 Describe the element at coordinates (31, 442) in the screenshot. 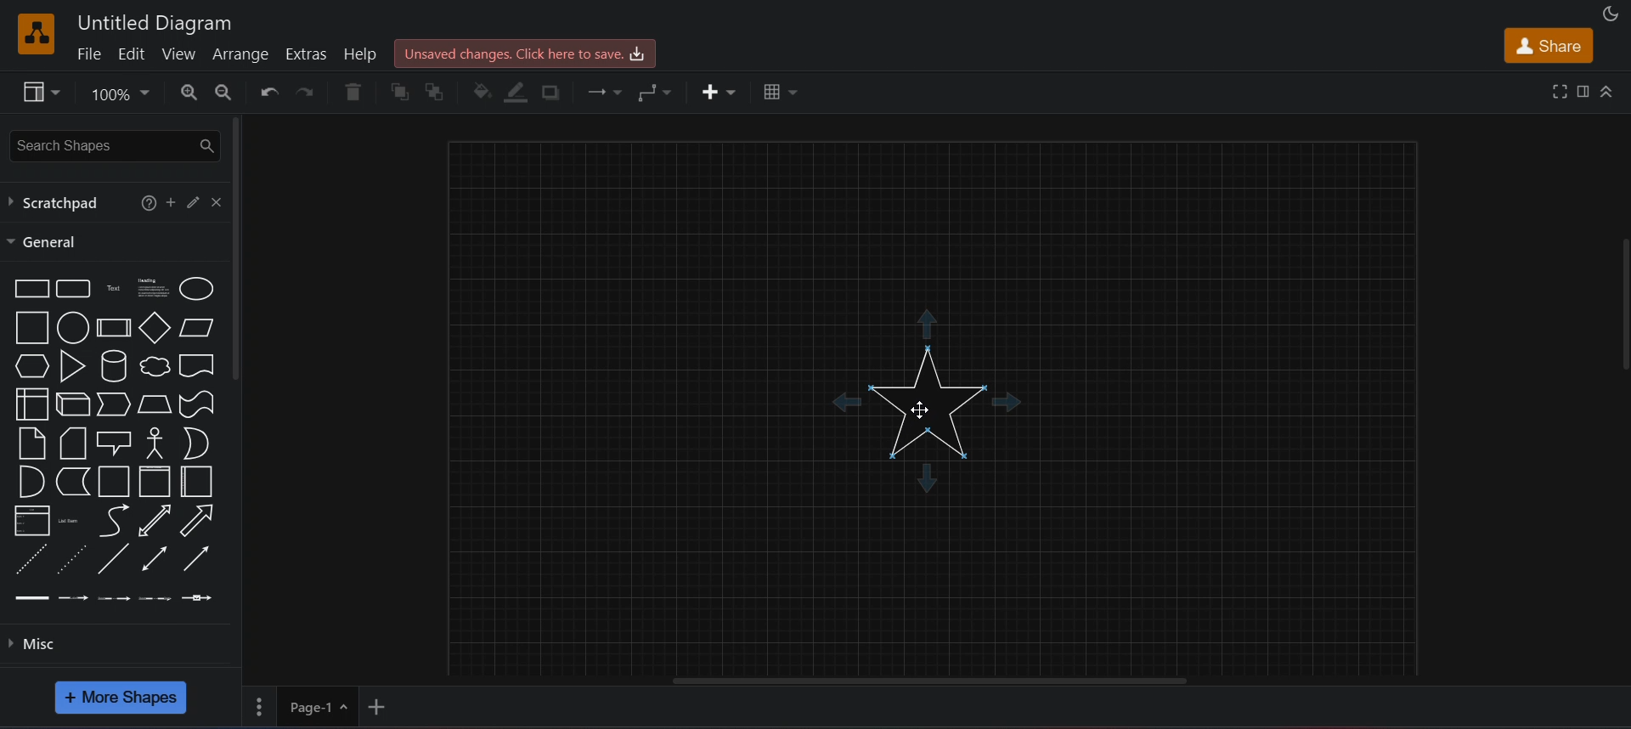

I see `note` at that location.